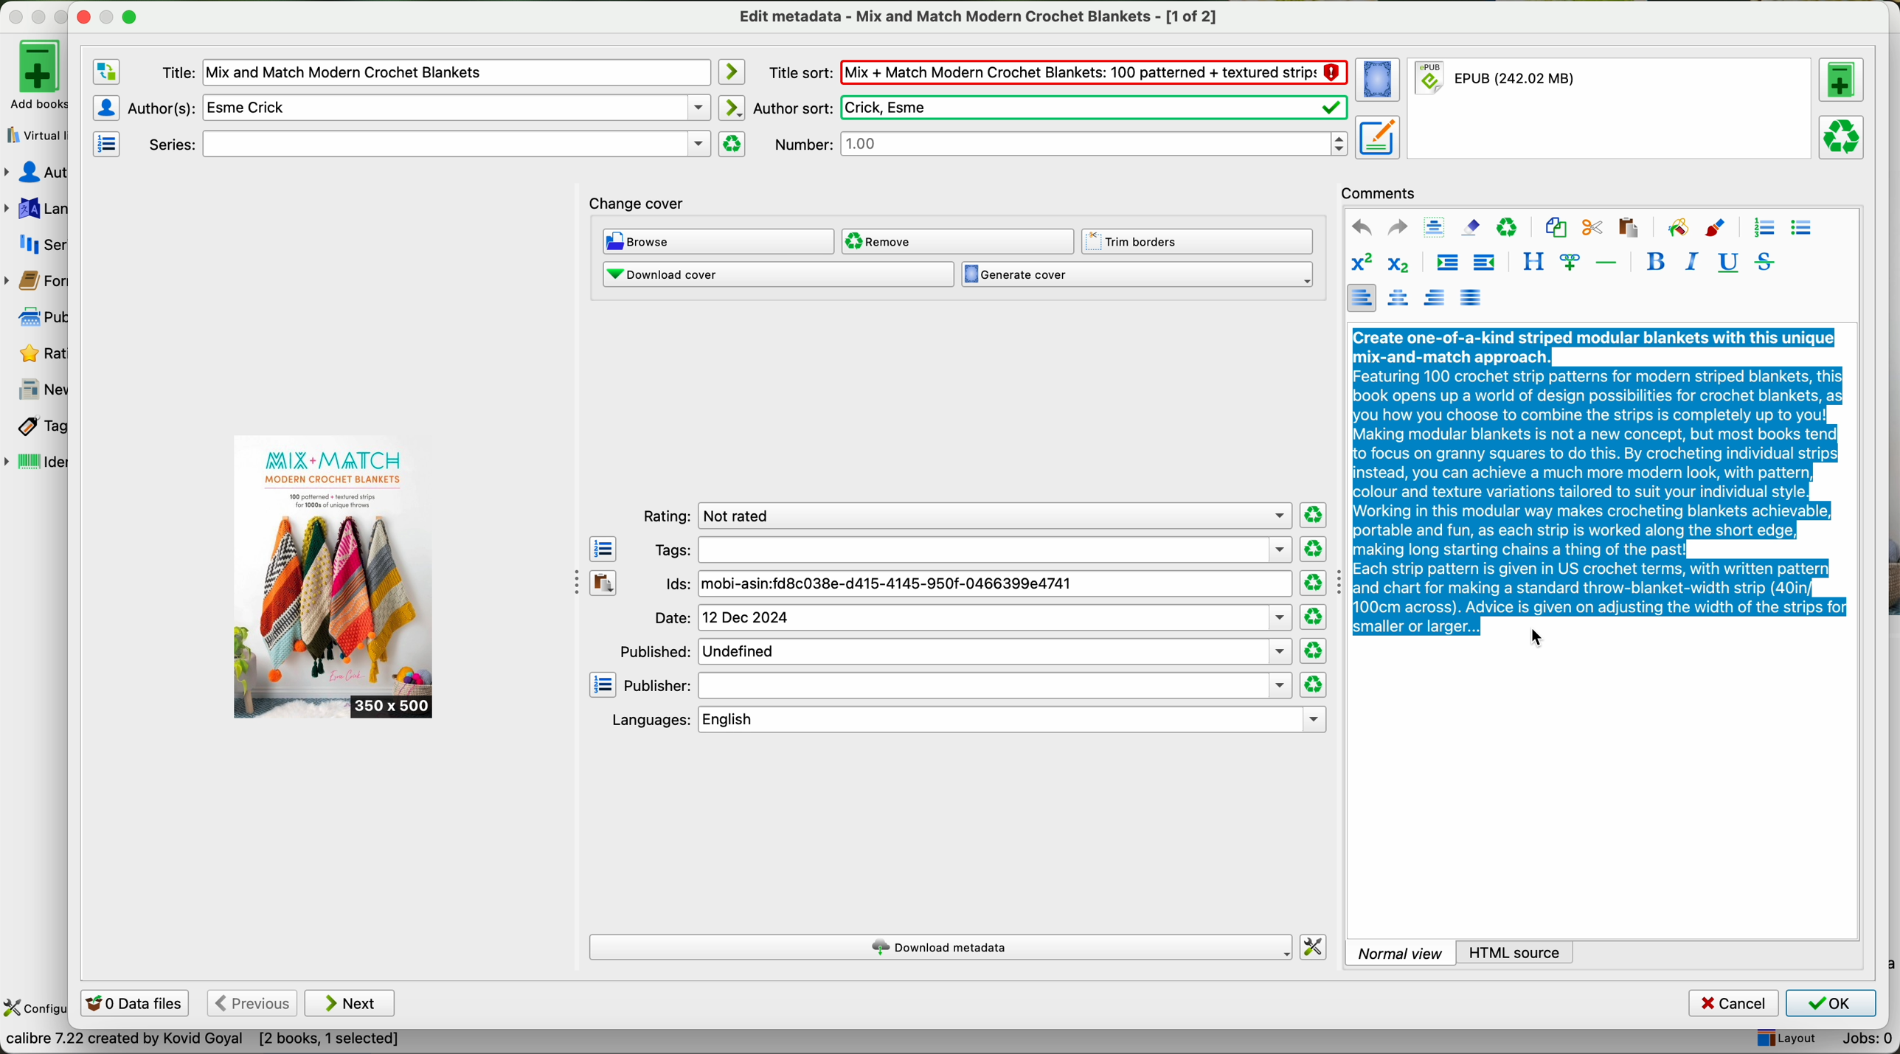 The height and width of the screenshot is (1054, 1900). Describe the element at coordinates (35, 243) in the screenshot. I see `series` at that location.